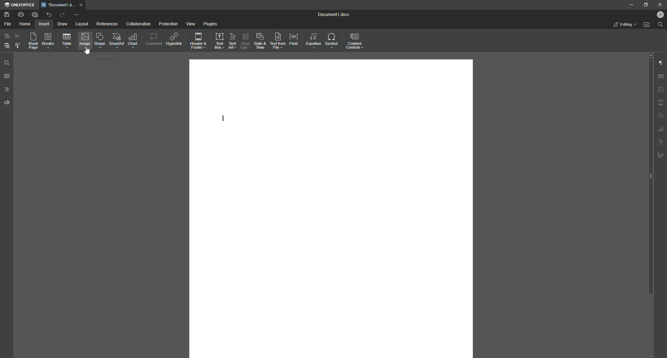 This screenshot has height=358, width=667. I want to click on Field, so click(295, 40).